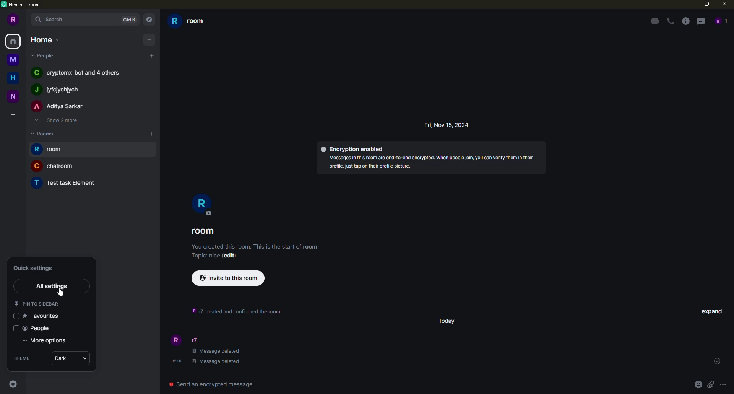 The height and width of the screenshot is (394, 734). Describe the element at coordinates (22, 358) in the screenshot. I see `theme` at that location.